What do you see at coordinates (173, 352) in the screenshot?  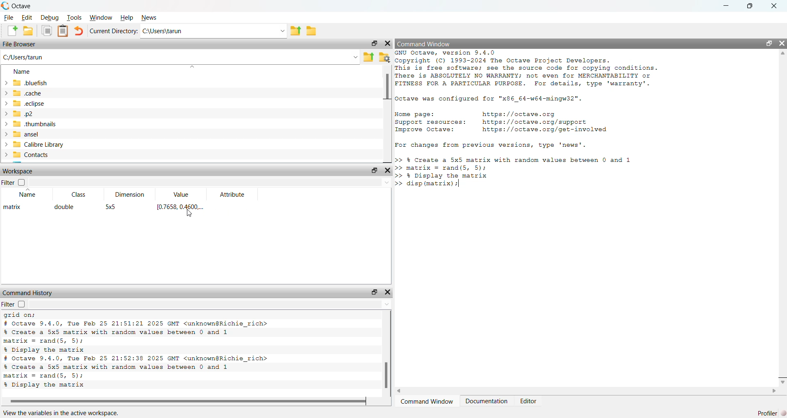 I see `xlabel('x values’);

ylabel ('y values');

% Display grid

grid on;

# octave 9.4.0, Tue Feb 25 21:51:21 2025 GMT <unknown@Richie_rich>
% Create a 5x5 matrix with random values between 0 and 1

matrix = rand(S, 5);

% Display the matrix

# octave 9.4.0, Tue Feb 25 21:52:38 2025 GMT <unknown@Richie_rich>` at bounding box center [173, 352].